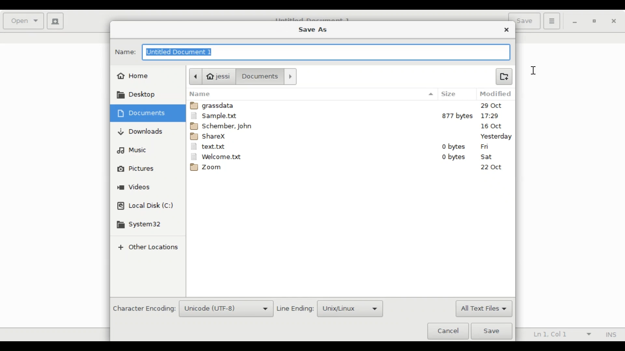  I want to click on Sample.txt 877 bytes 17:29, so click(350, 116).